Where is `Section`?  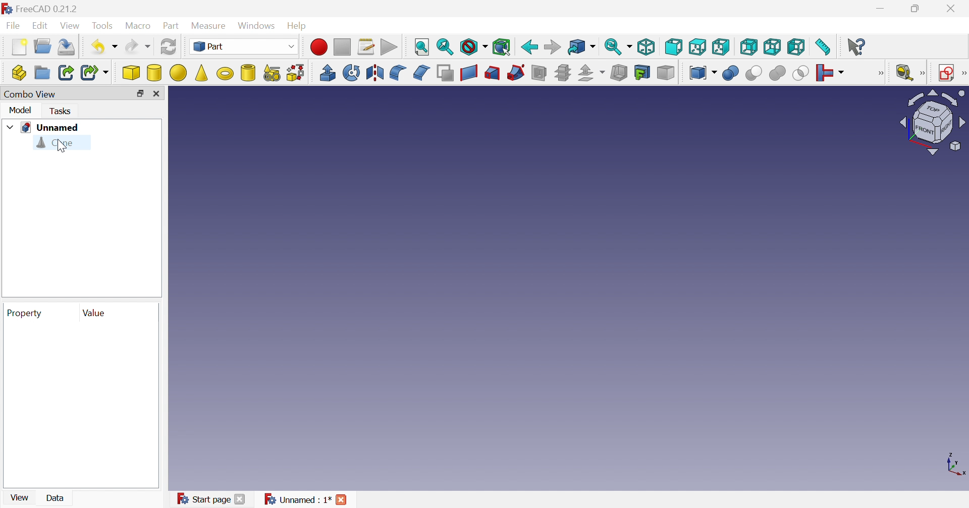 Section is located at coordinates (538, 73).